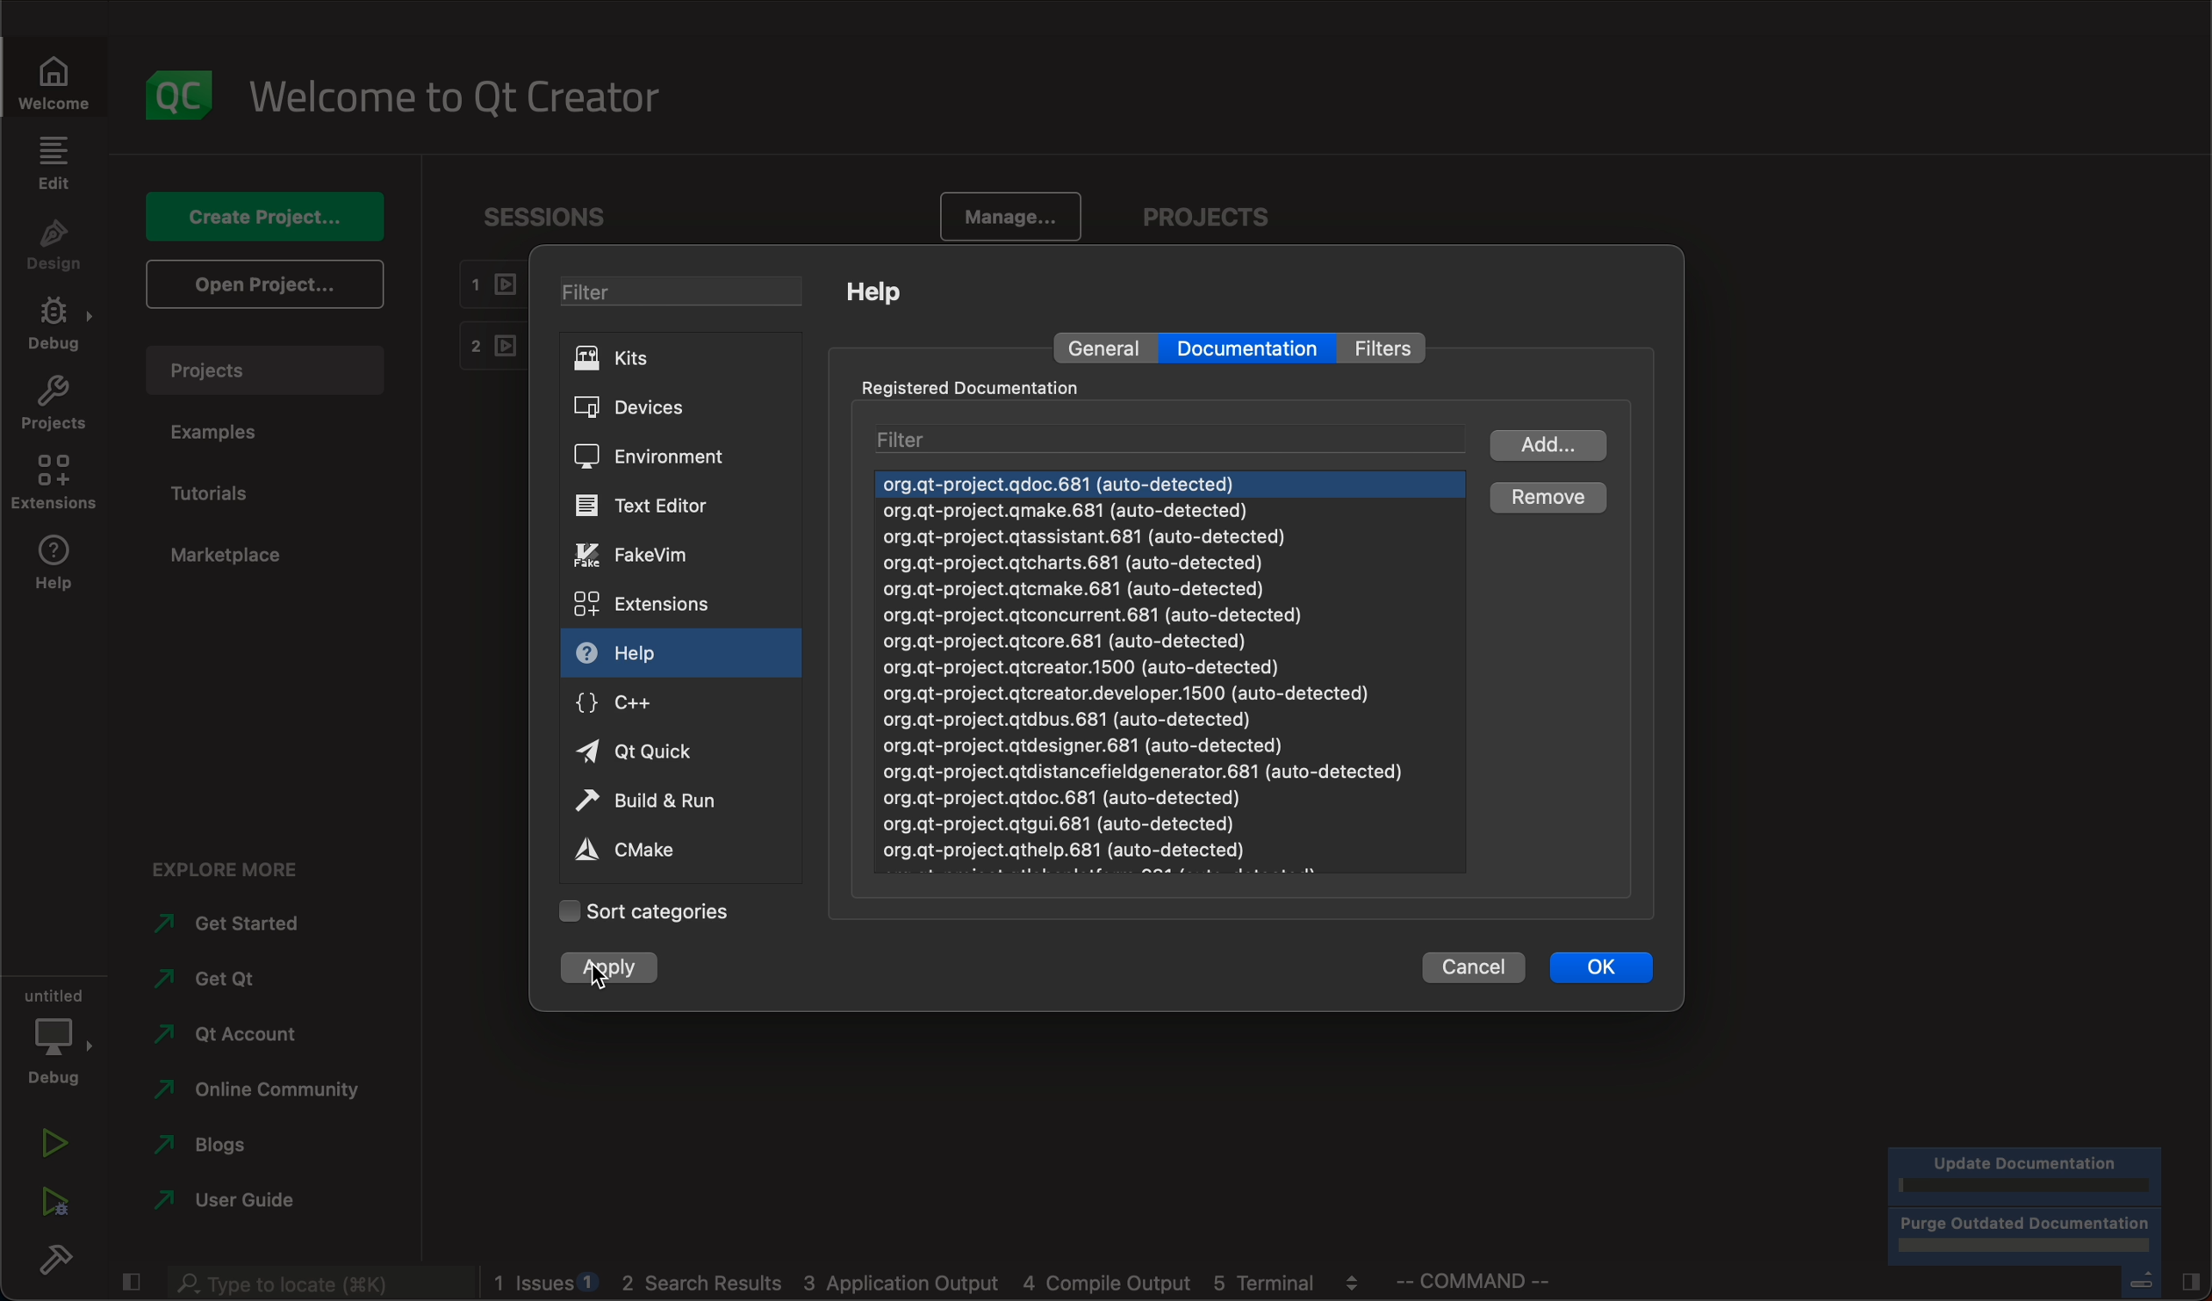 This screenshot has height=1301, width=2212. Describe the element at coordinates (56, 254) in the screenshot. I see `design` at that location.